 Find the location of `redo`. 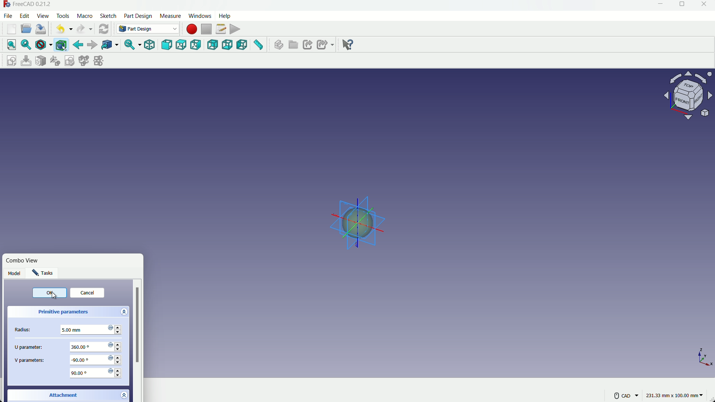

redo is located at coordinates (80, 29).